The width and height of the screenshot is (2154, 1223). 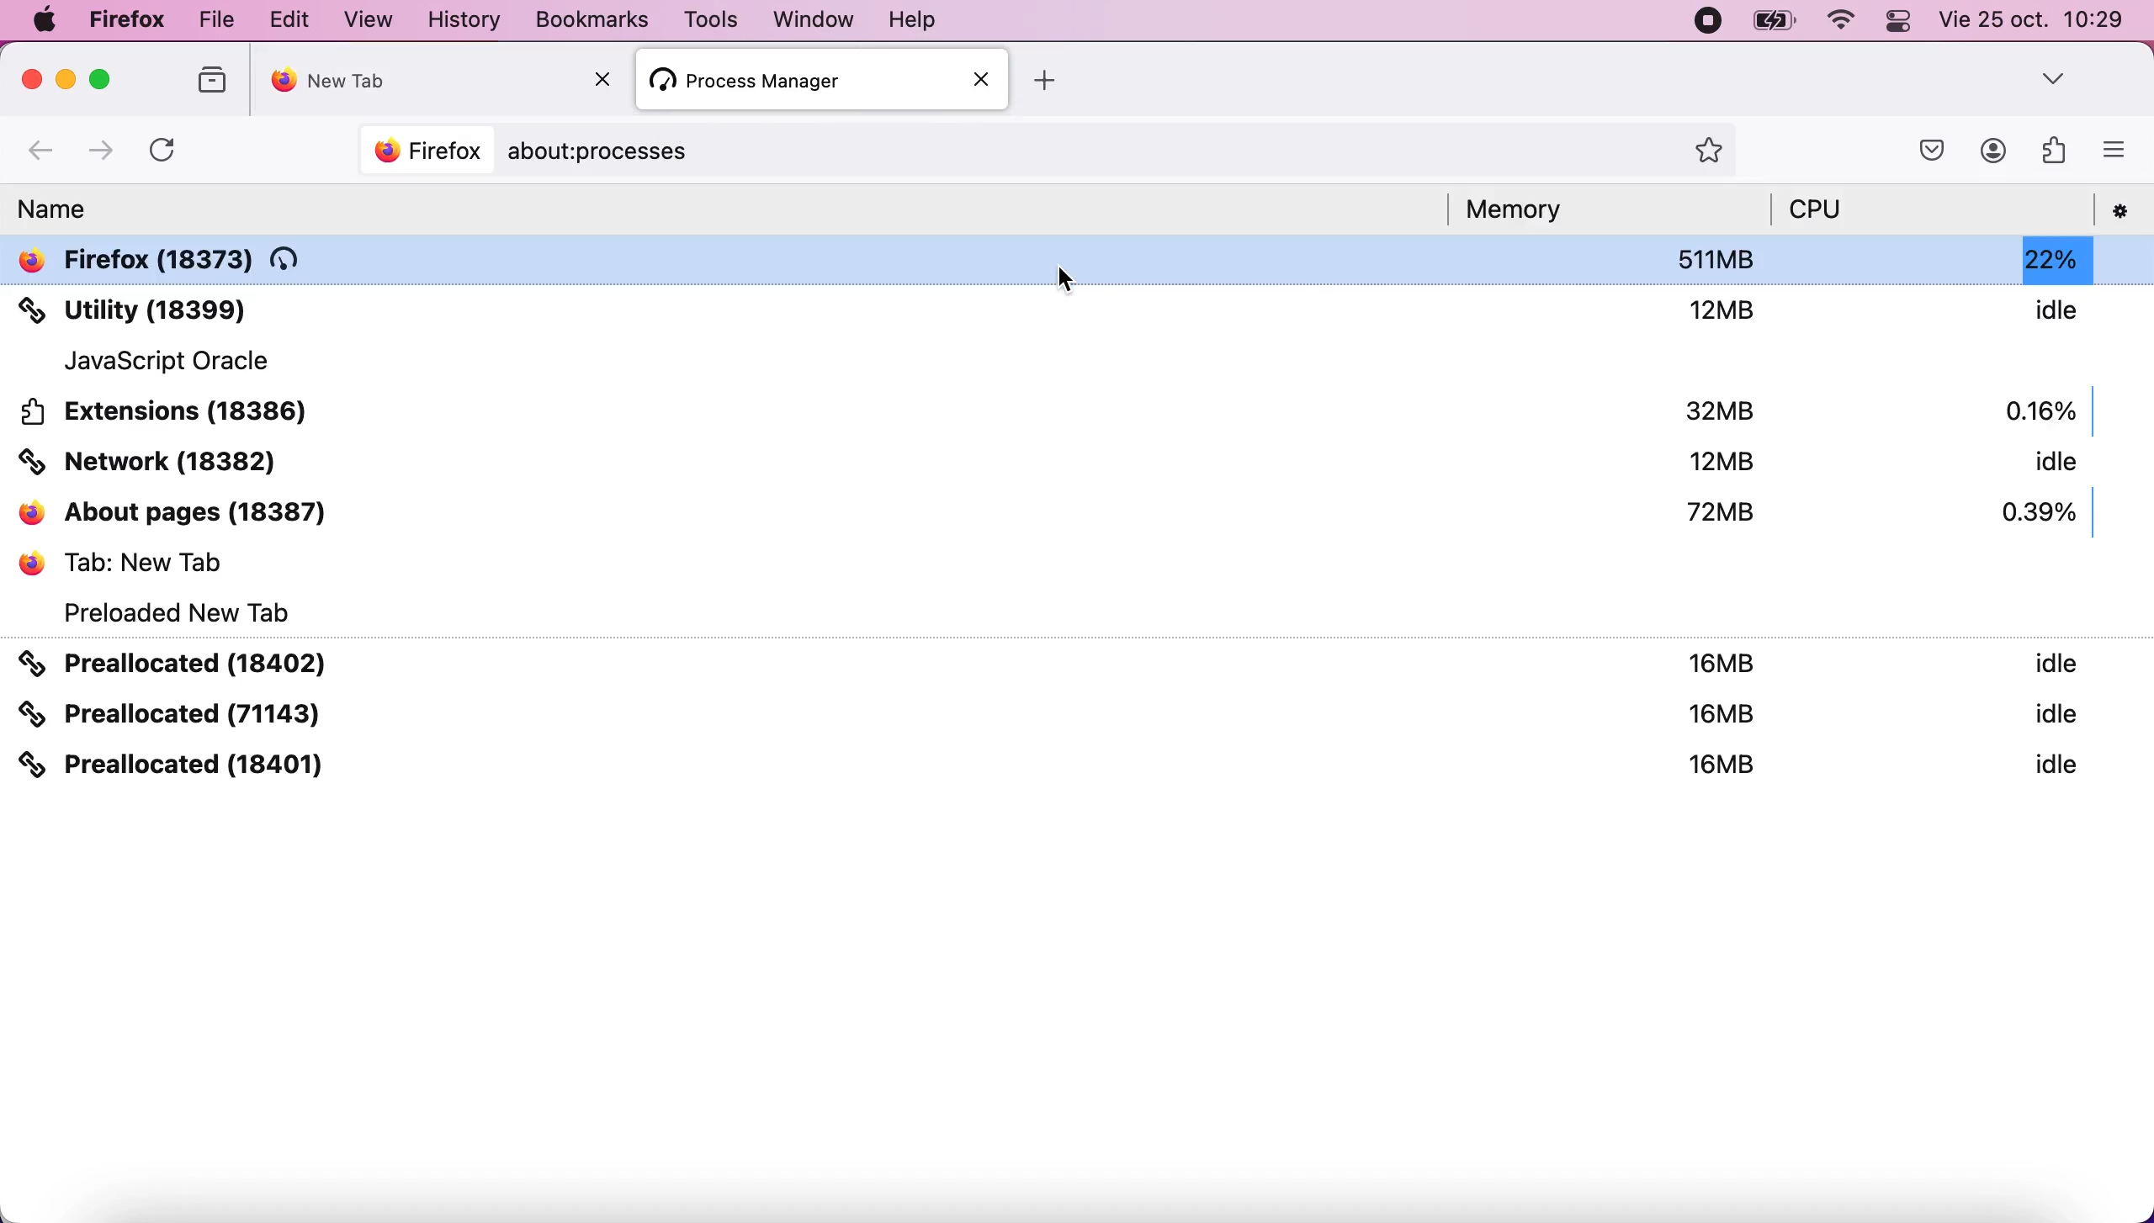 I want to click on Memory, so click(x=1529, y=209).